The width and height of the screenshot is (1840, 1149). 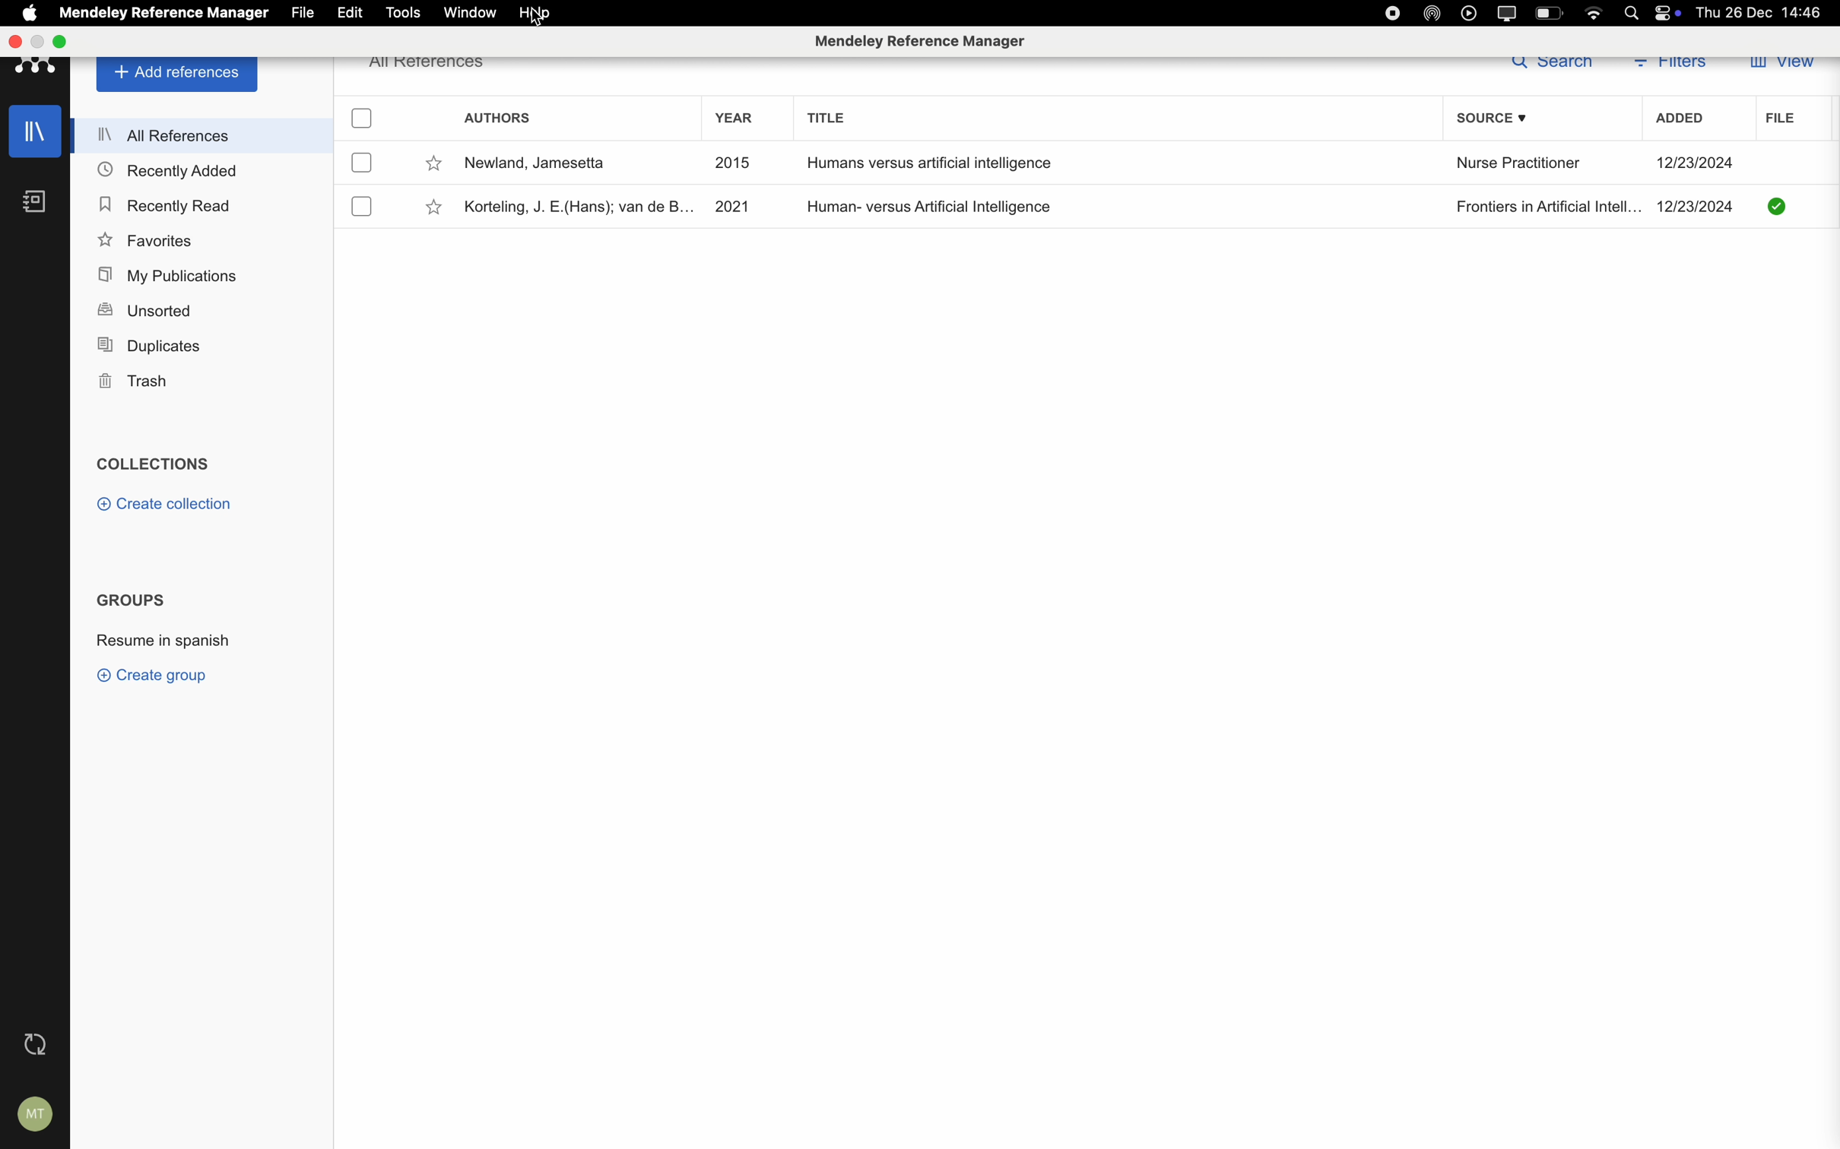 I want to click on search, so click(x=1550, y=65).